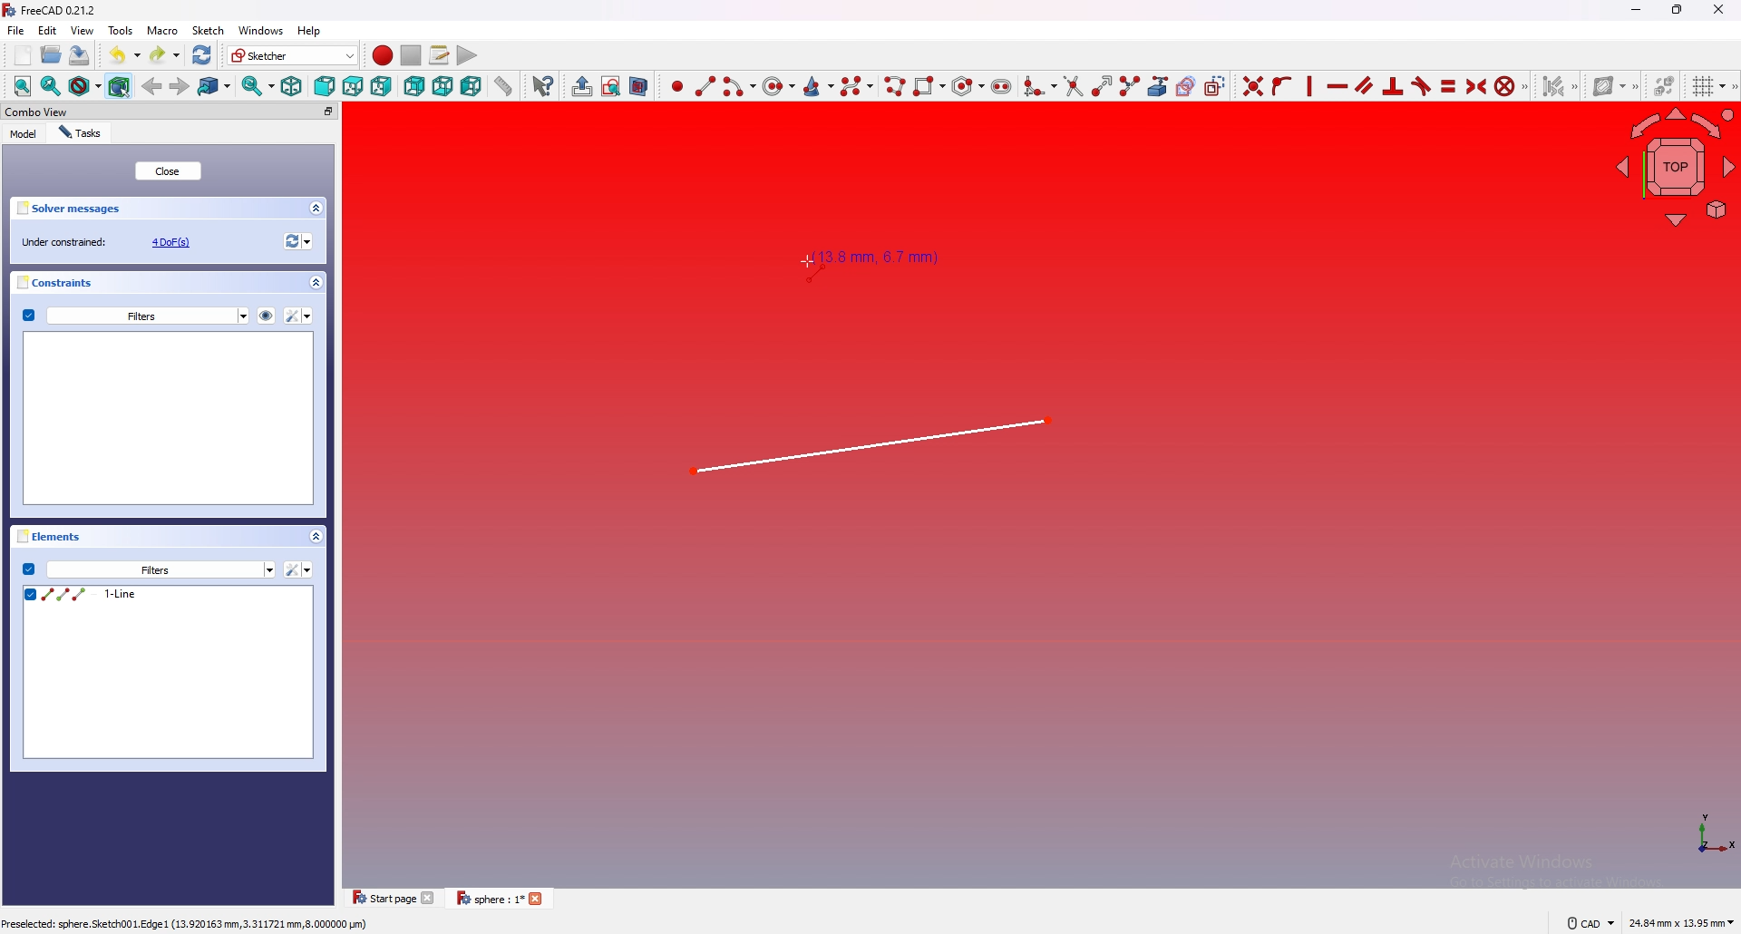 Image resolution: width=1741 pixels, height=934 pixels. Describe the element at coordinates (209, 31) in the screenshot. I see `Sketch` at that location.